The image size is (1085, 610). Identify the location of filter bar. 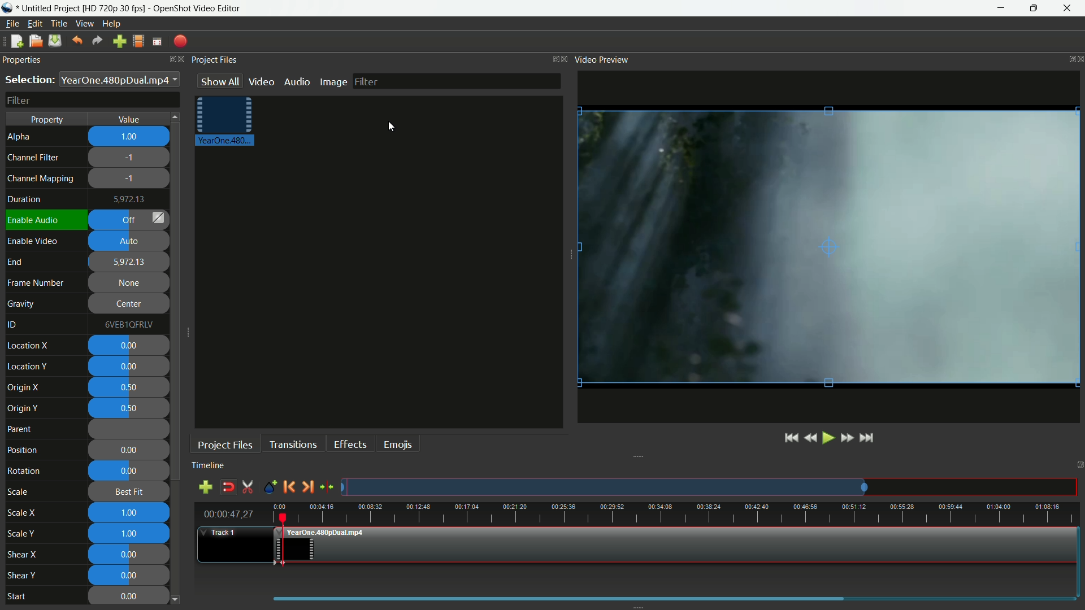
(93, 100).